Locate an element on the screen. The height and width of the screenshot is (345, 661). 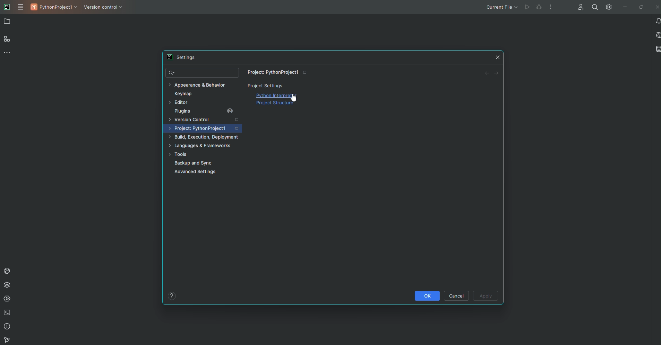
Close is located at coordinates (656, 7).